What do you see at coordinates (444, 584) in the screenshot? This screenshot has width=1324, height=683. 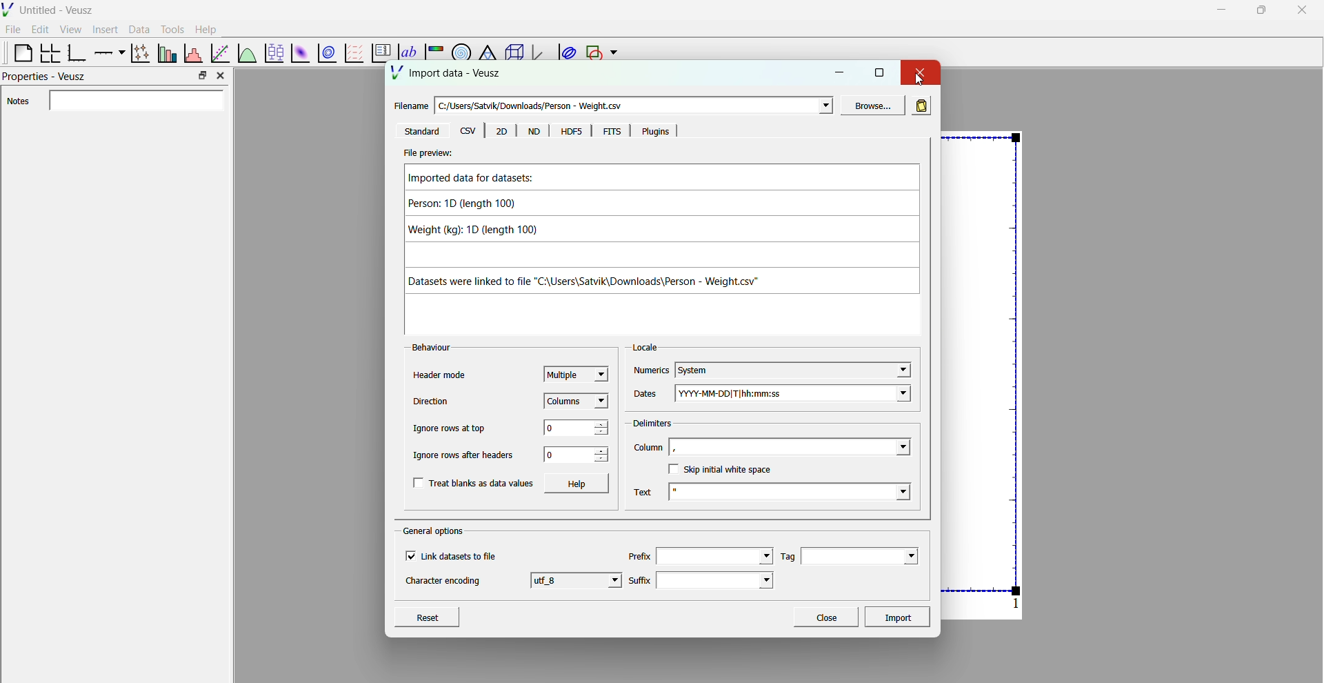 I see `Character encoding` at bounding box center [444, 584].